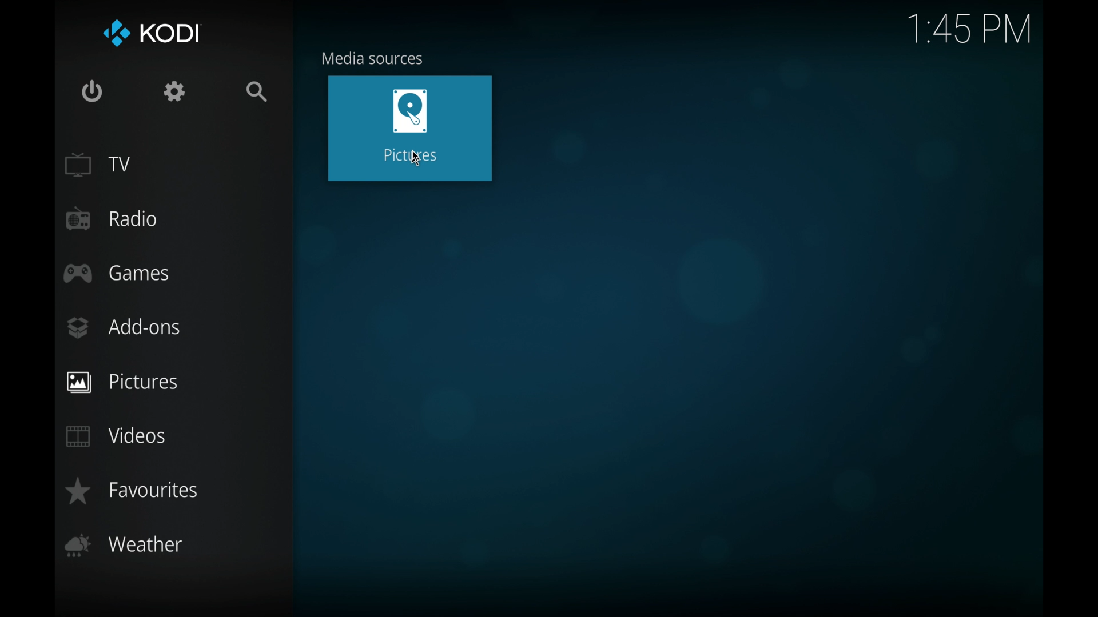 The image size is (1098, 617). What do you see at coordinates (411, 125) in the screenshot?
I see `pictures` at bounding box center [411, 125].